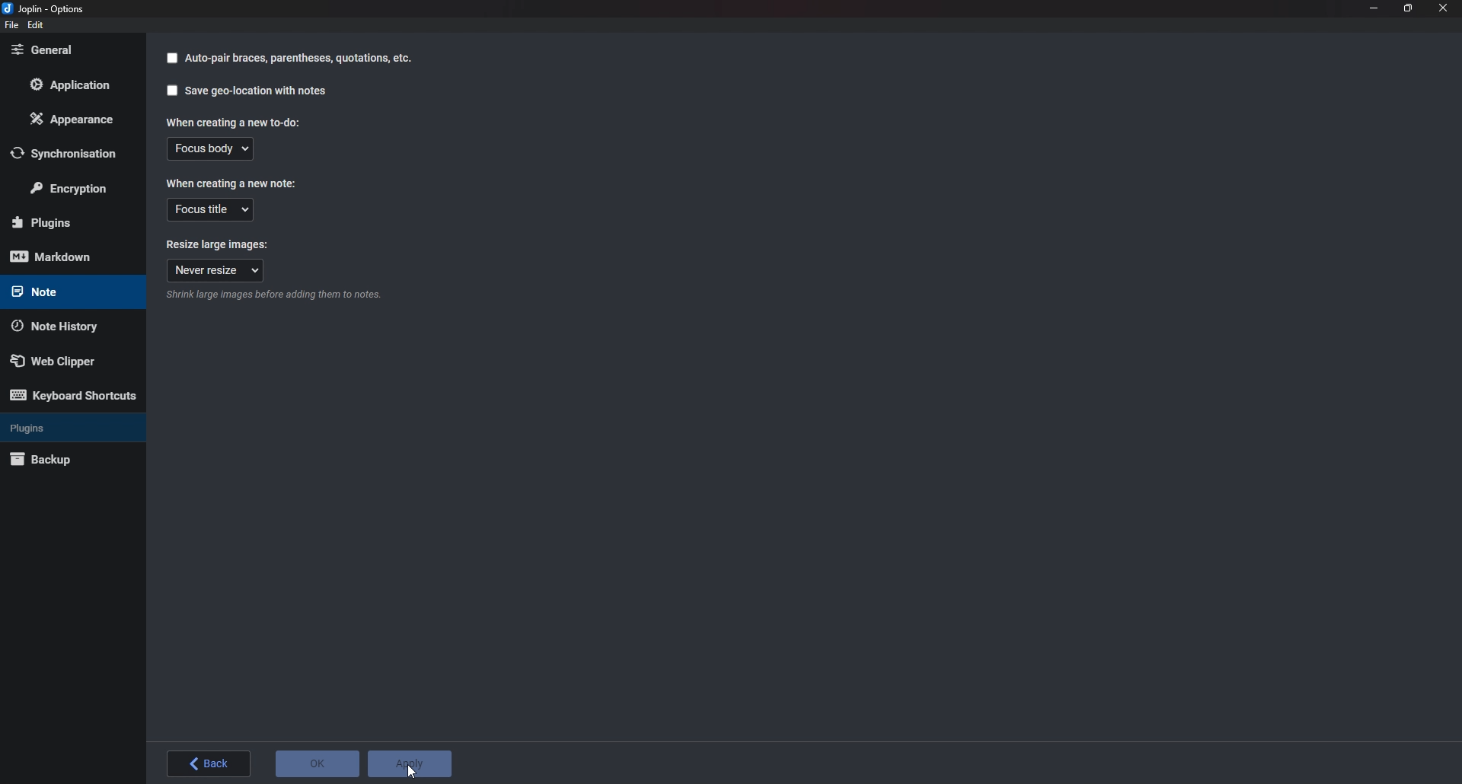 Image resolution: width=1462 pixels, height=784 pixels. I want to click on note, so click(65, 292).